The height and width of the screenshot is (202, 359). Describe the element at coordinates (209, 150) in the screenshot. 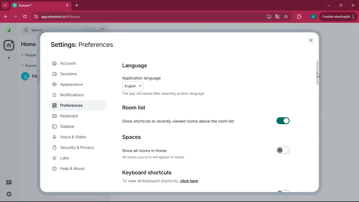

I see `show all rooms` at that location.